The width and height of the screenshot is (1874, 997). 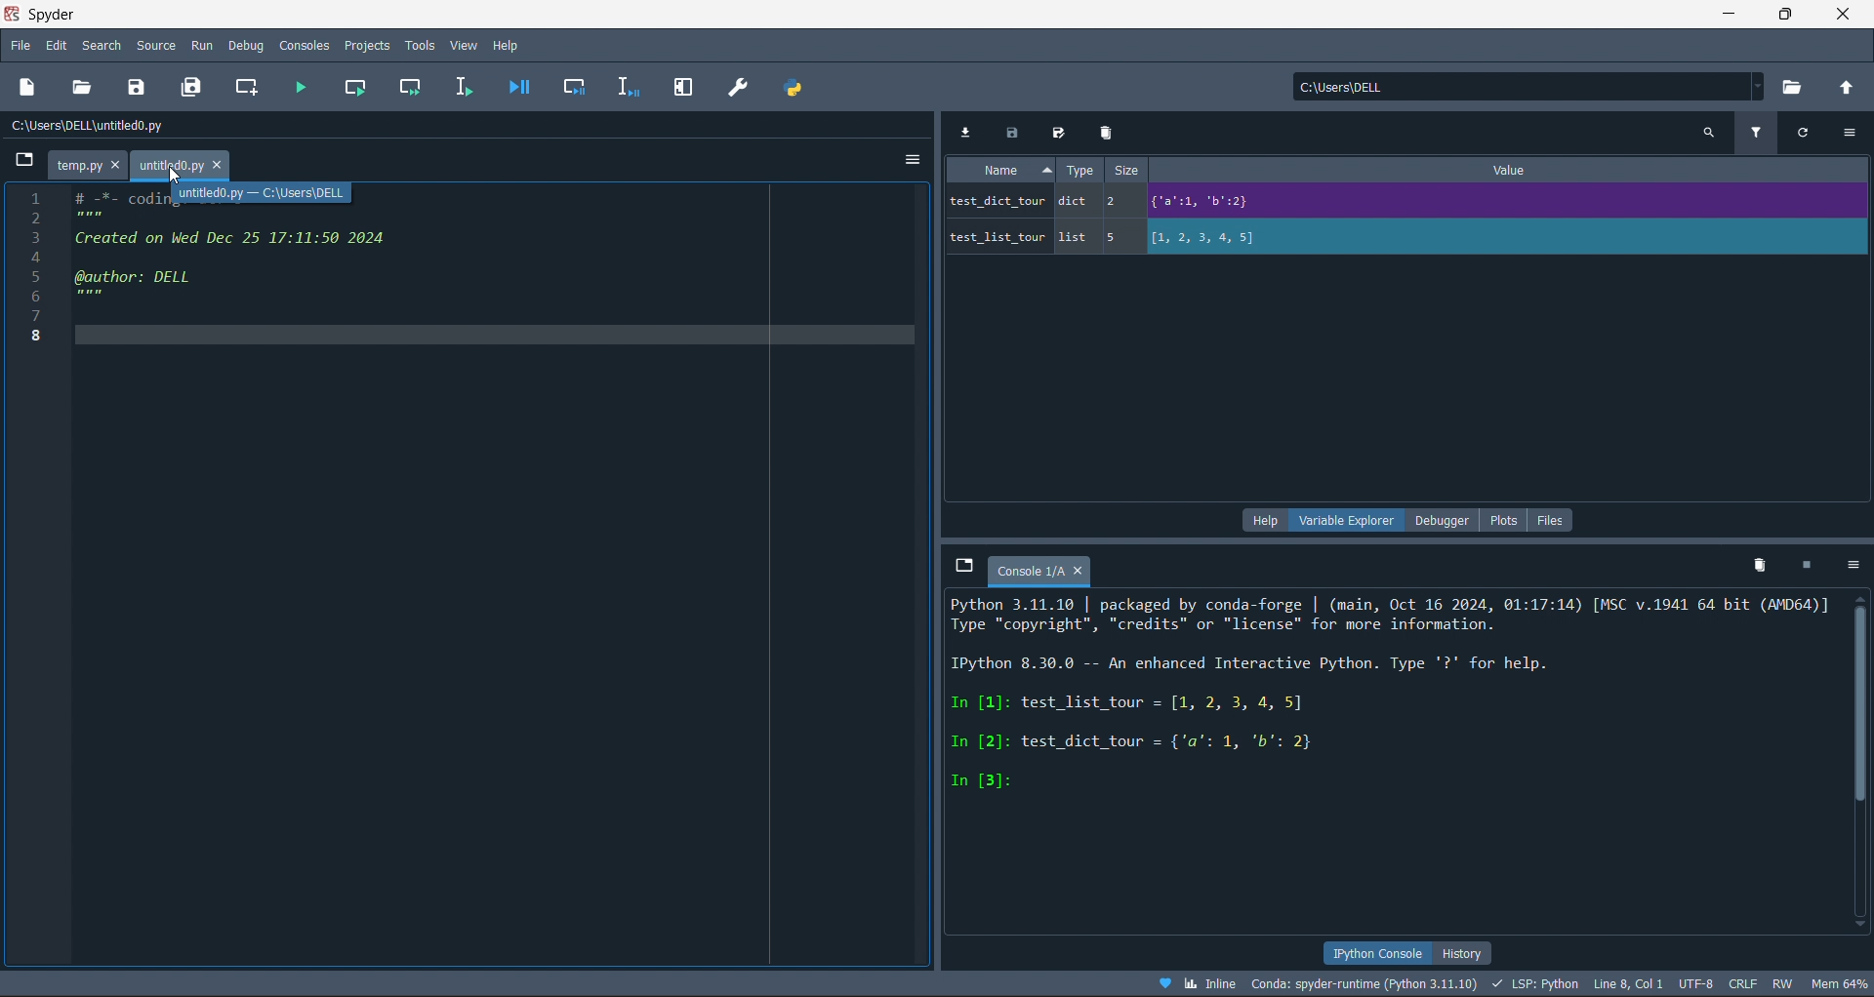 I want to click on options, so click(x=1852, y=564).